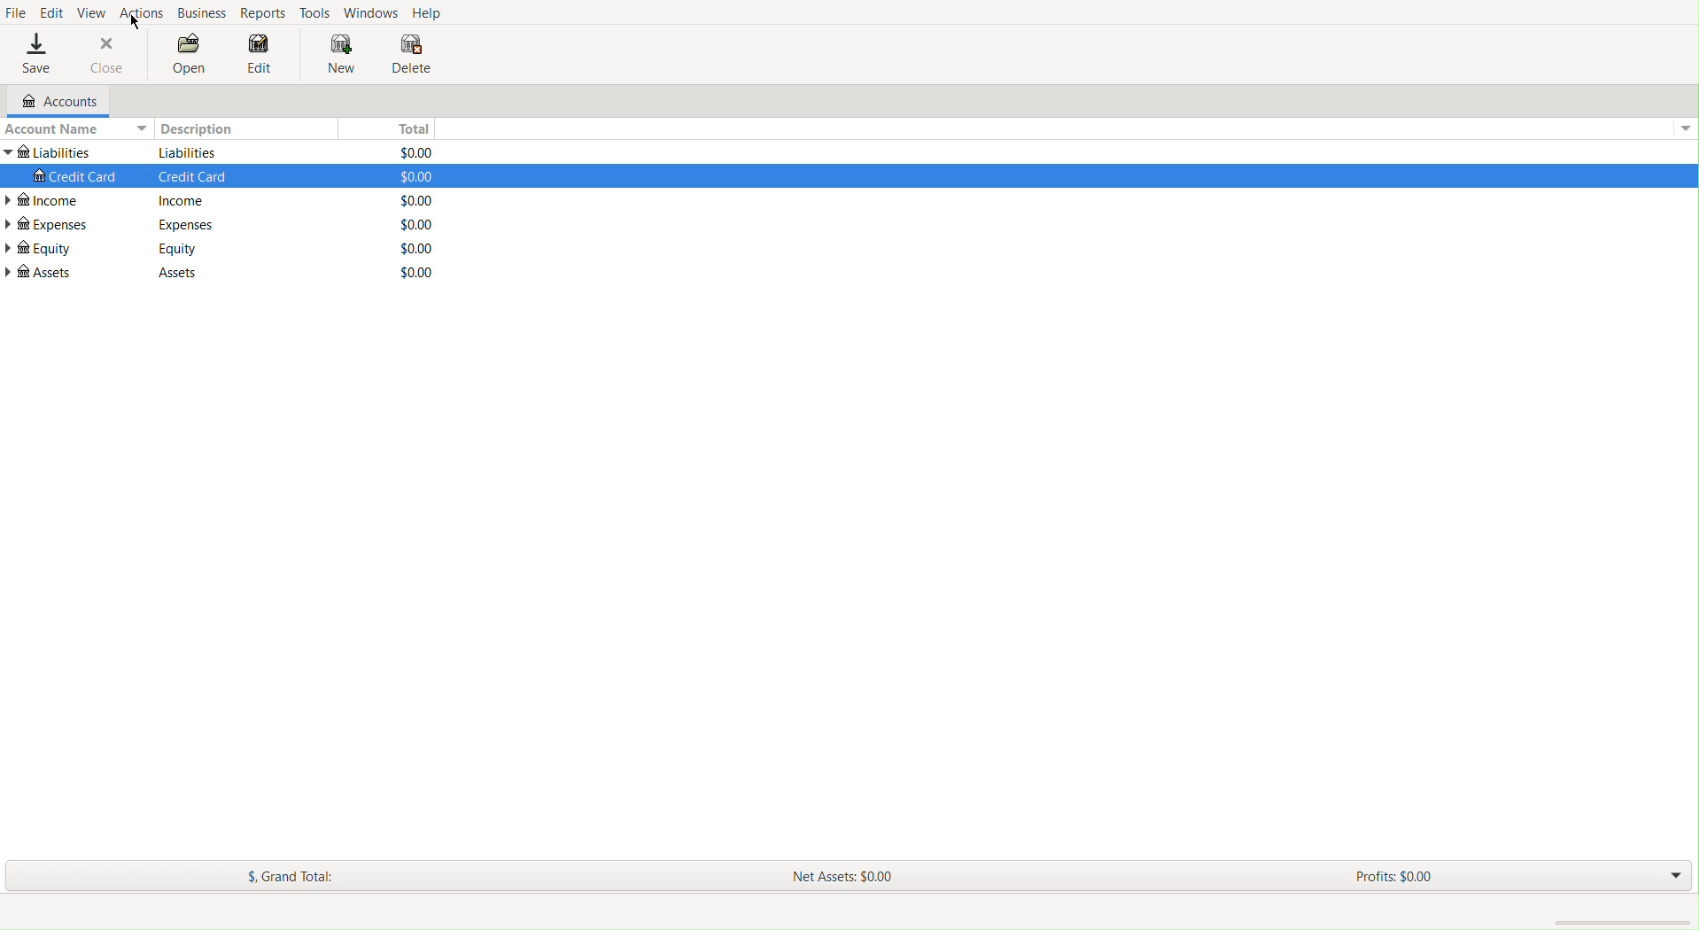  I want to click on Income, so click(51, 200).